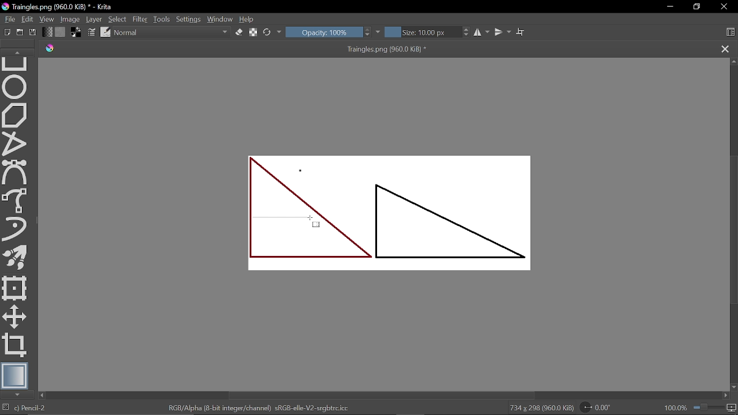  I want to click on Save, so click(34, 32).